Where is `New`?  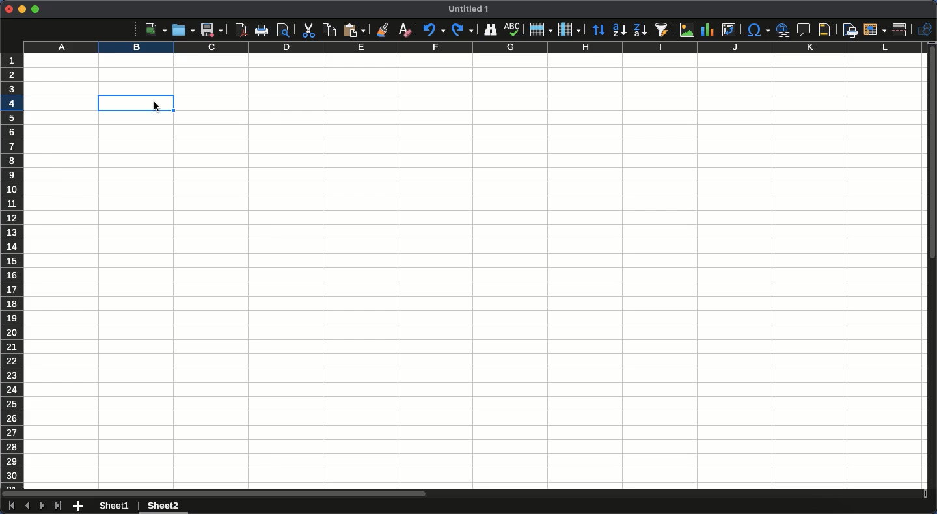 New is located at coordinates (156, 29).